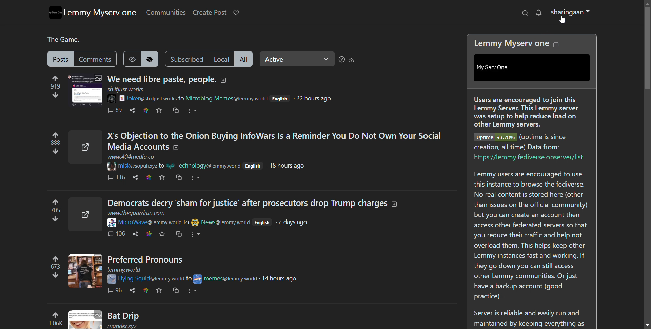  I want to click on posts, so click(60, 59).